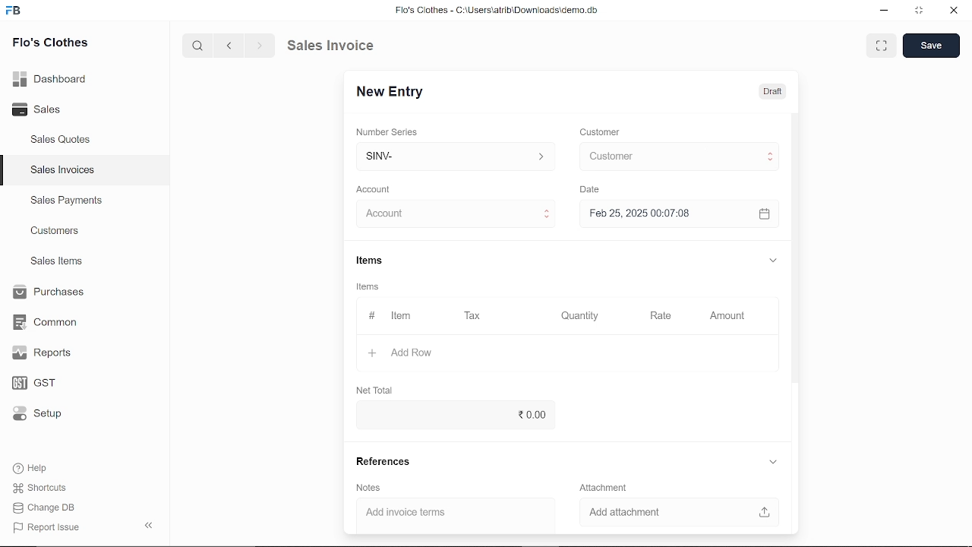 Image resolution: width=972 pixels, height=547 pixels. Describe the element at coordinates (387, 131) in the screenshot. I see `‘Number Series` at that location.